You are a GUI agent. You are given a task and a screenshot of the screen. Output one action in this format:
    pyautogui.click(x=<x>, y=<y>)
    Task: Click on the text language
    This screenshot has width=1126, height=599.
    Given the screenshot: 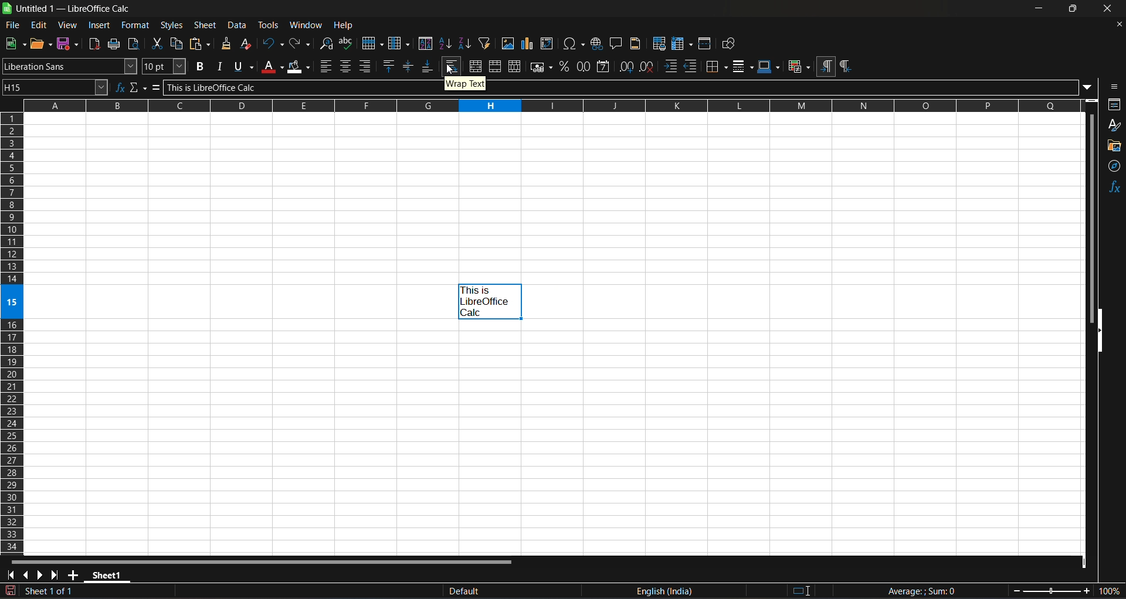 What is the action you would take?
    pyautogui.click(x=672, y=591)
    